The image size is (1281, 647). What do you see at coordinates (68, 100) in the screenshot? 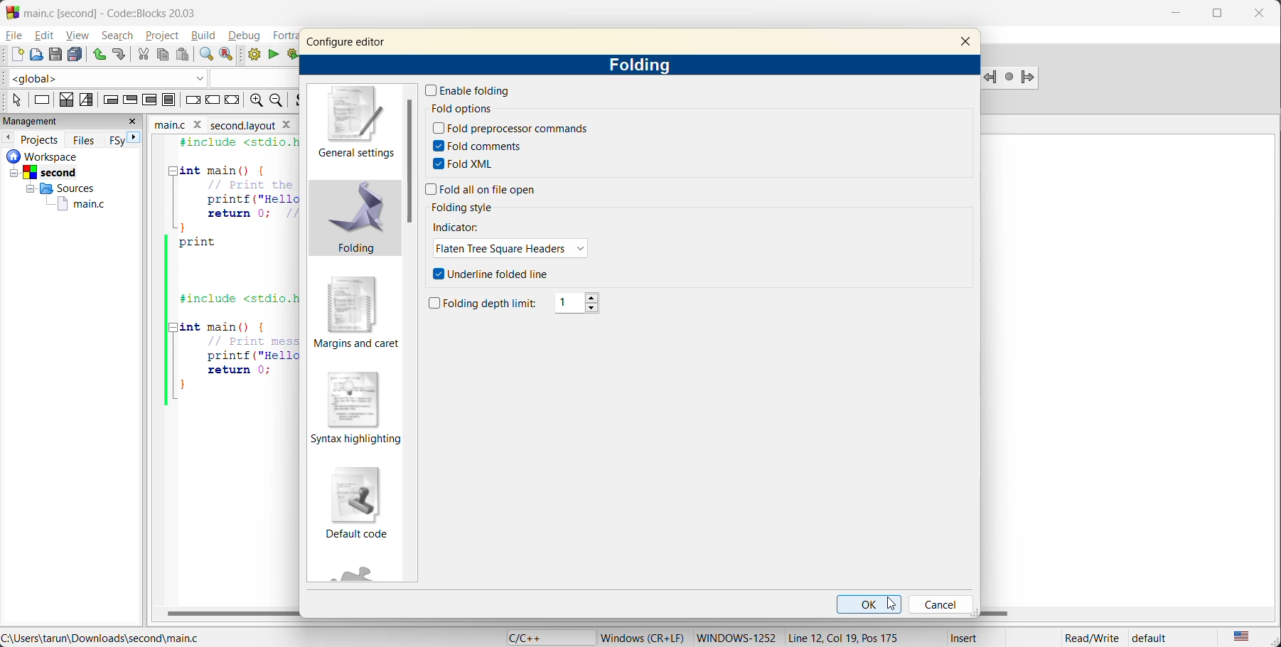
I see `decision` at bounding box center [68, 100].